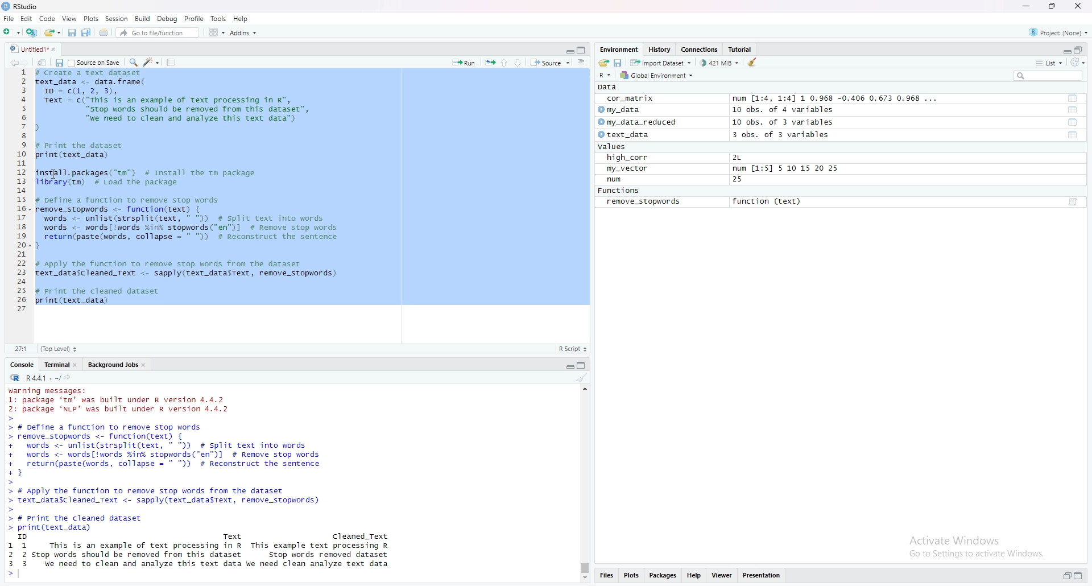  What do you see at coordinates (198, 482) in the screenshot?
I see `console log` at bounding box center [198, 482].